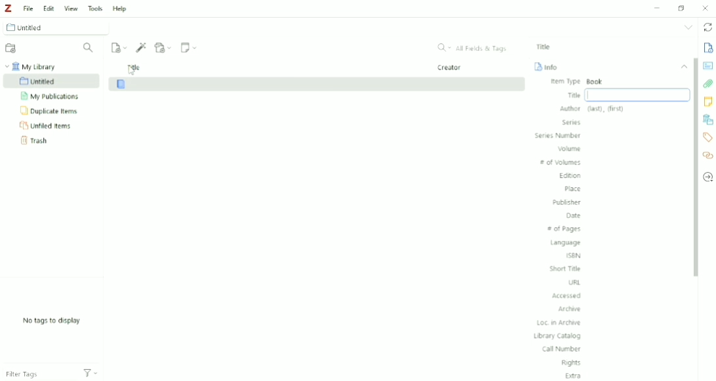 This screenshot has height=381, width=716. I want to click on Attachments, so click(708, 84).